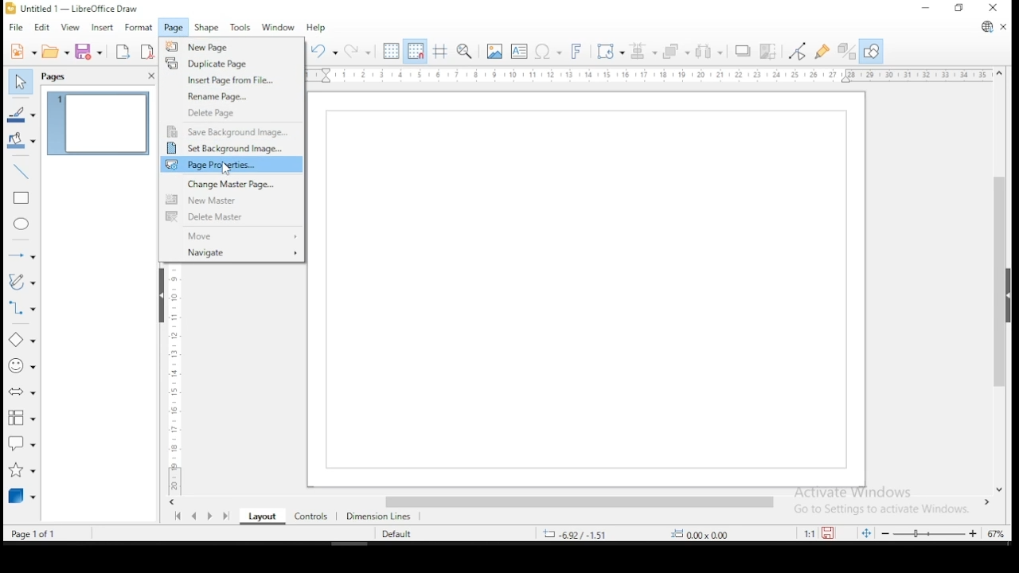 The height and width of the screenshot is (573, 1019). What do you see at coordinates (609, 53) in the screenshot?
I see `transformations` at bounding box center [609, 53].